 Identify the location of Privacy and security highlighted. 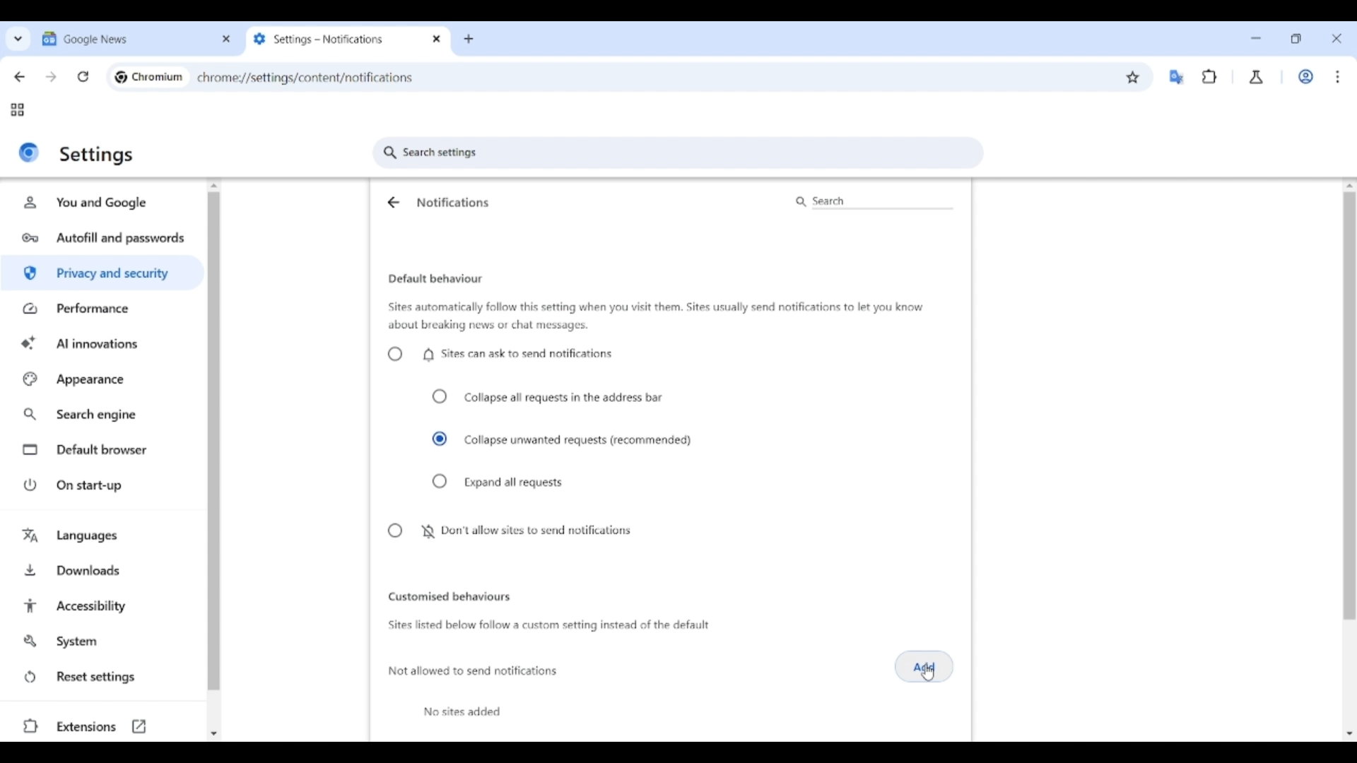
(100, 276).